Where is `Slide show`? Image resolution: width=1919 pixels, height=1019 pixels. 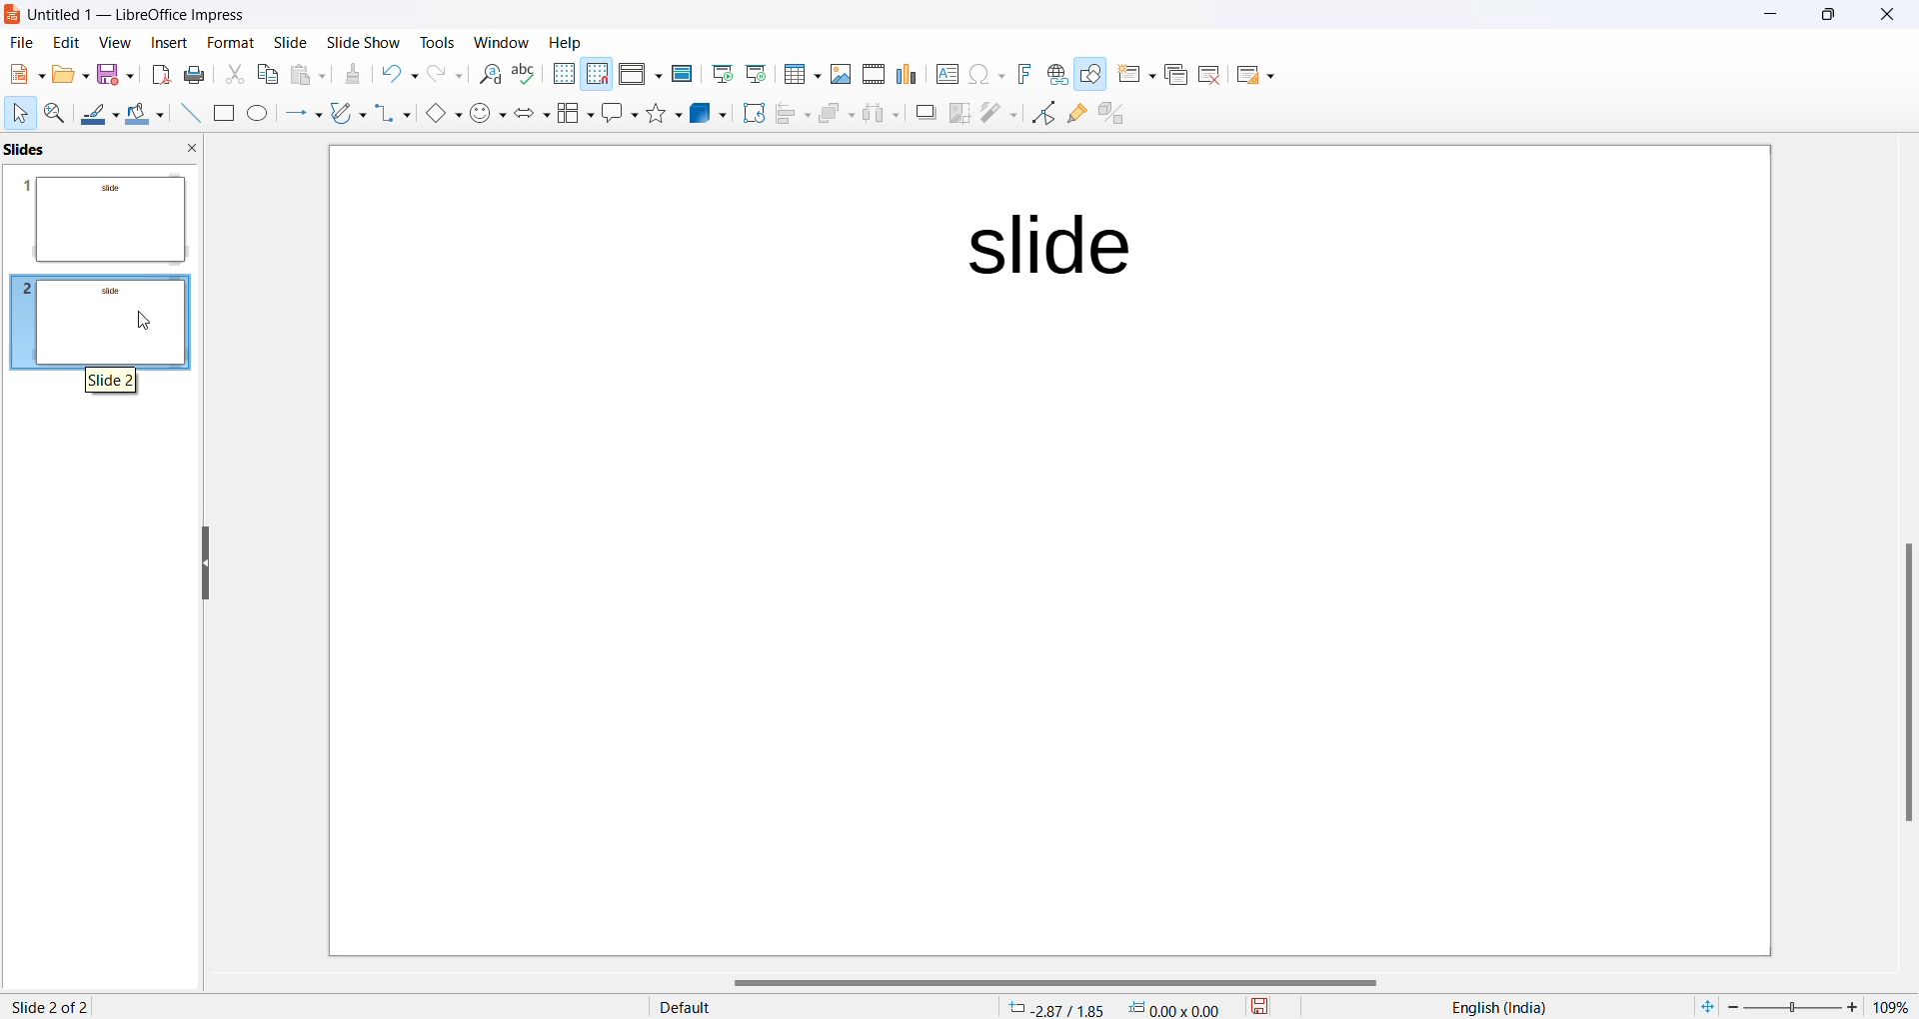
Slide show is located at coordinates (362, 40).